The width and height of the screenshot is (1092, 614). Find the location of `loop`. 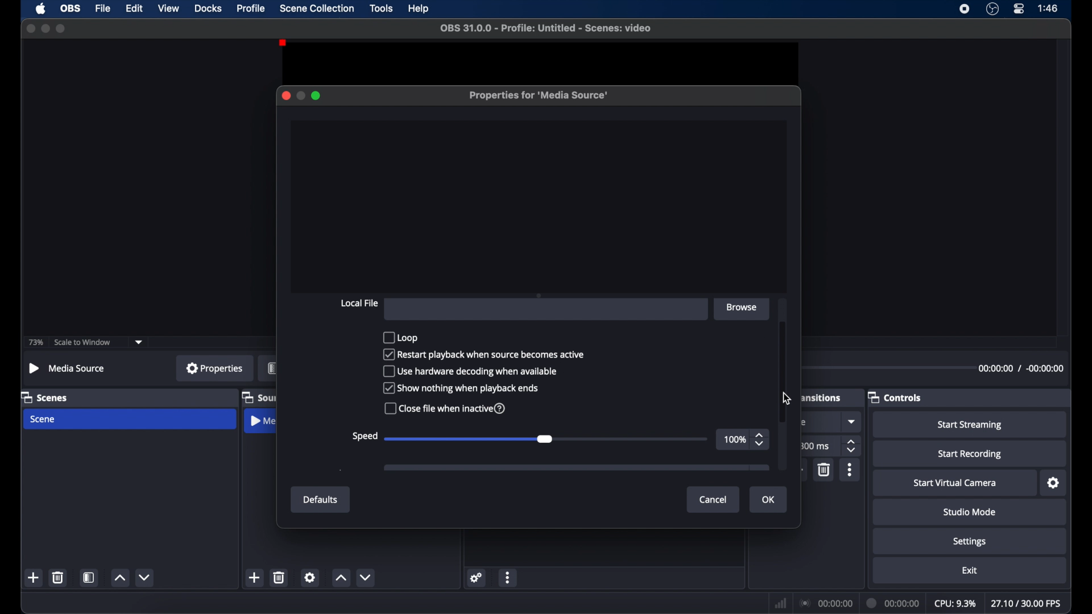

loop is located at coordinates (400, 337).